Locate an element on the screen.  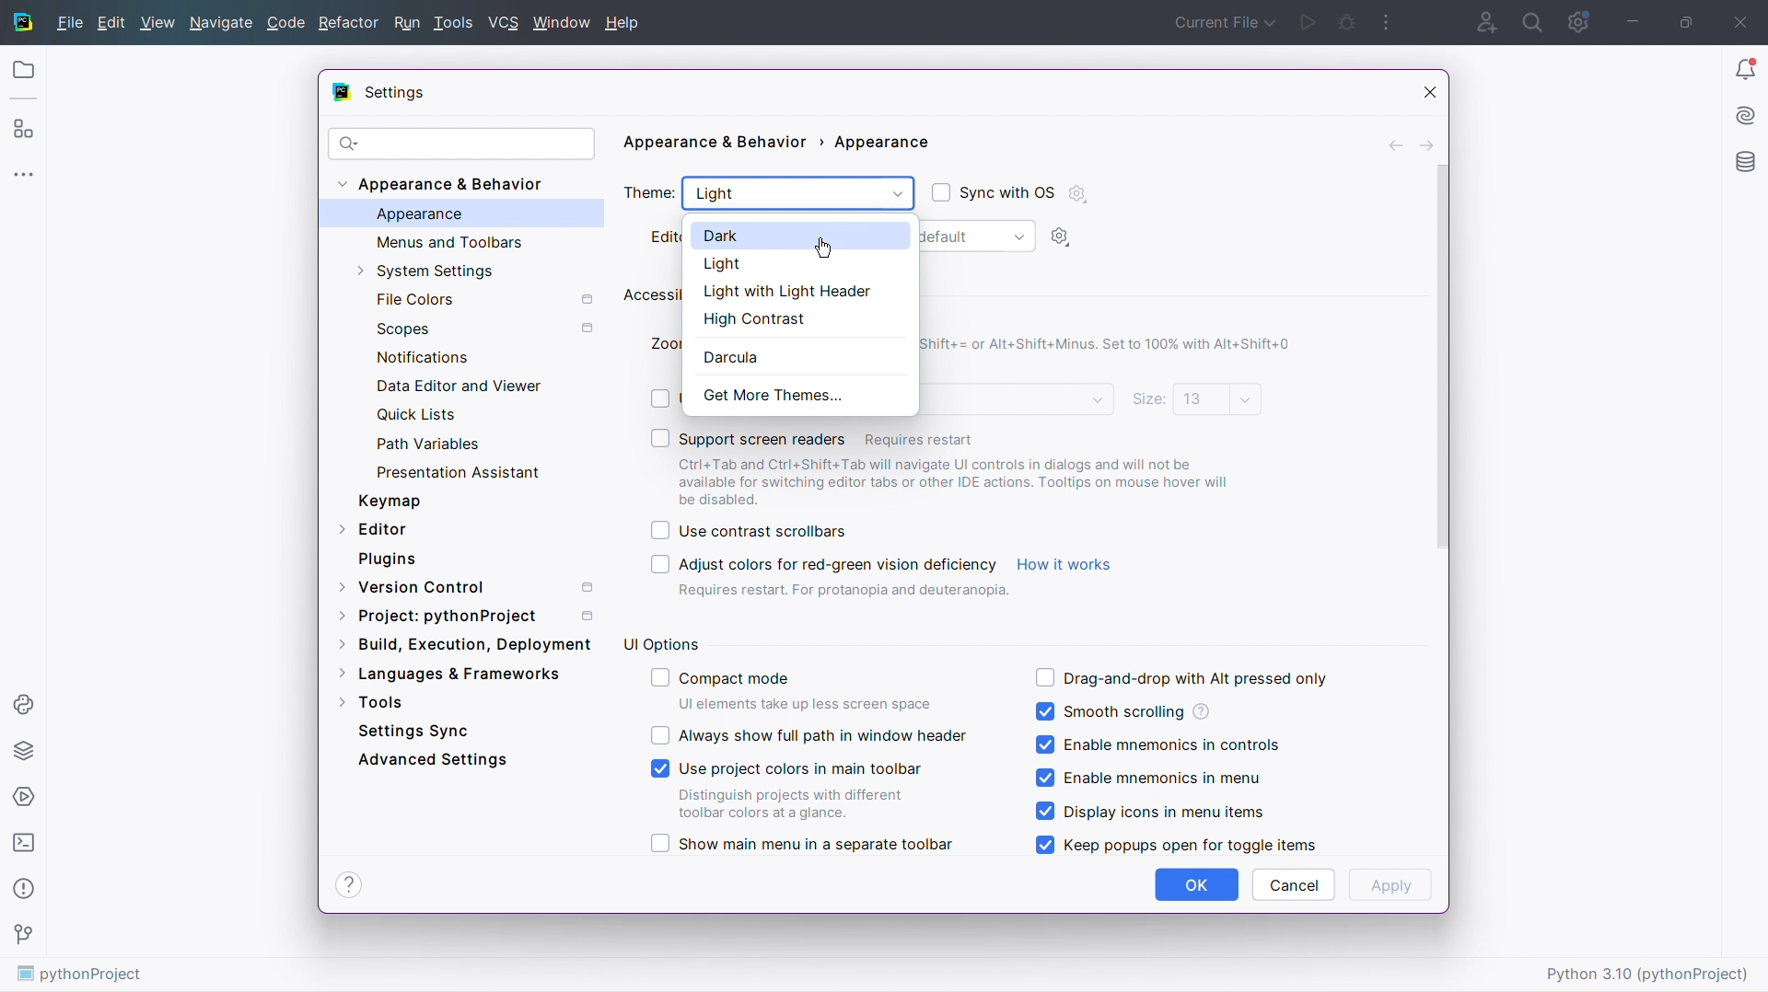
Install AI assistant is located at coordinates (1745, 113).